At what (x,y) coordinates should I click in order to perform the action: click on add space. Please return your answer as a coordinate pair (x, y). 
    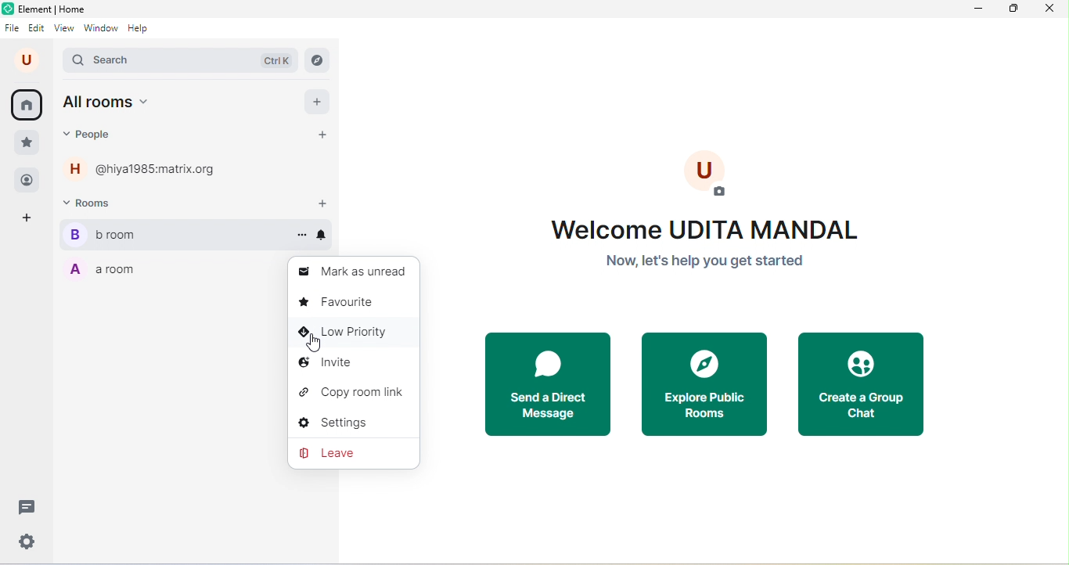
    Looking at the image, I should click on (27, 217).